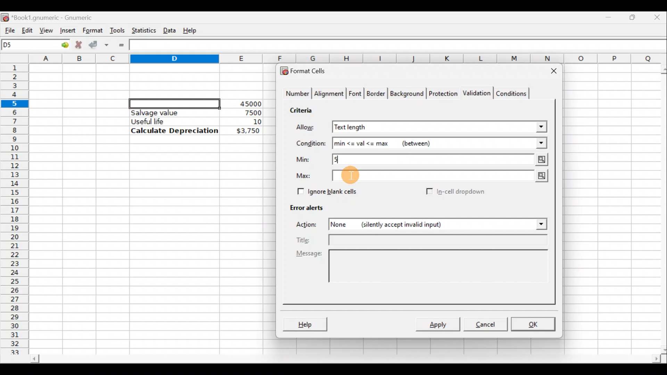 This screenshot has height=375, width=667. What do you see at coordinates (423, 241) in the screenshot?
I see `Title` at bounding box center [423, 241].